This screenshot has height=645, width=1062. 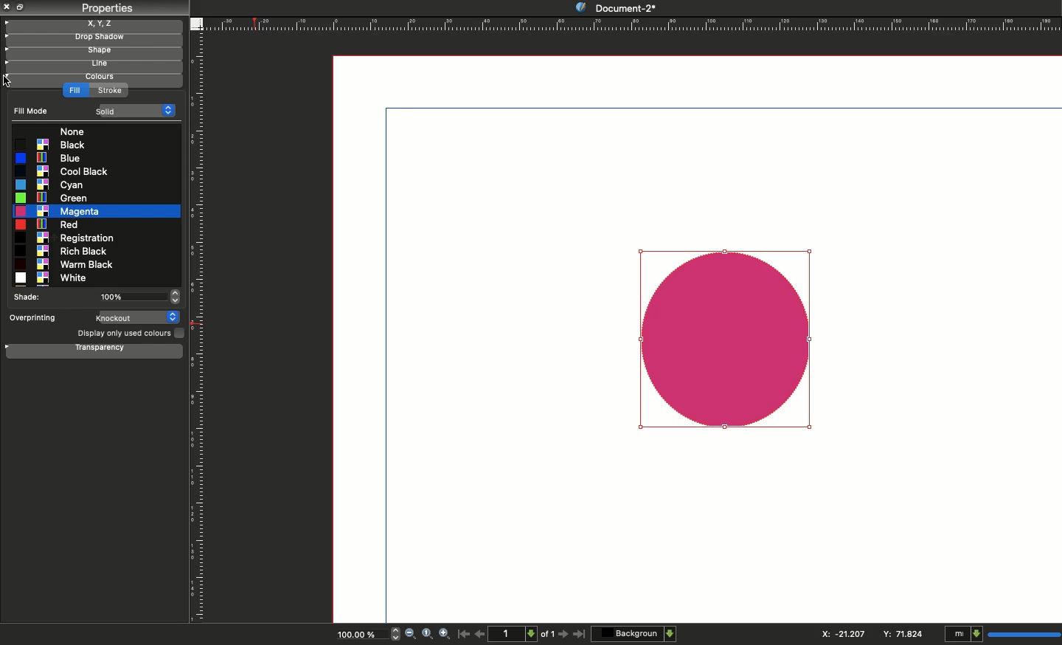 I want to click on Registration, so click(x=69, y=237).